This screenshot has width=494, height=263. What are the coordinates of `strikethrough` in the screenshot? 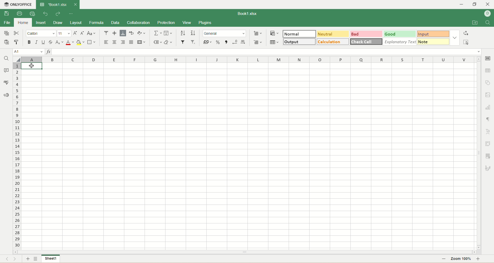 It's located at (51, 42).